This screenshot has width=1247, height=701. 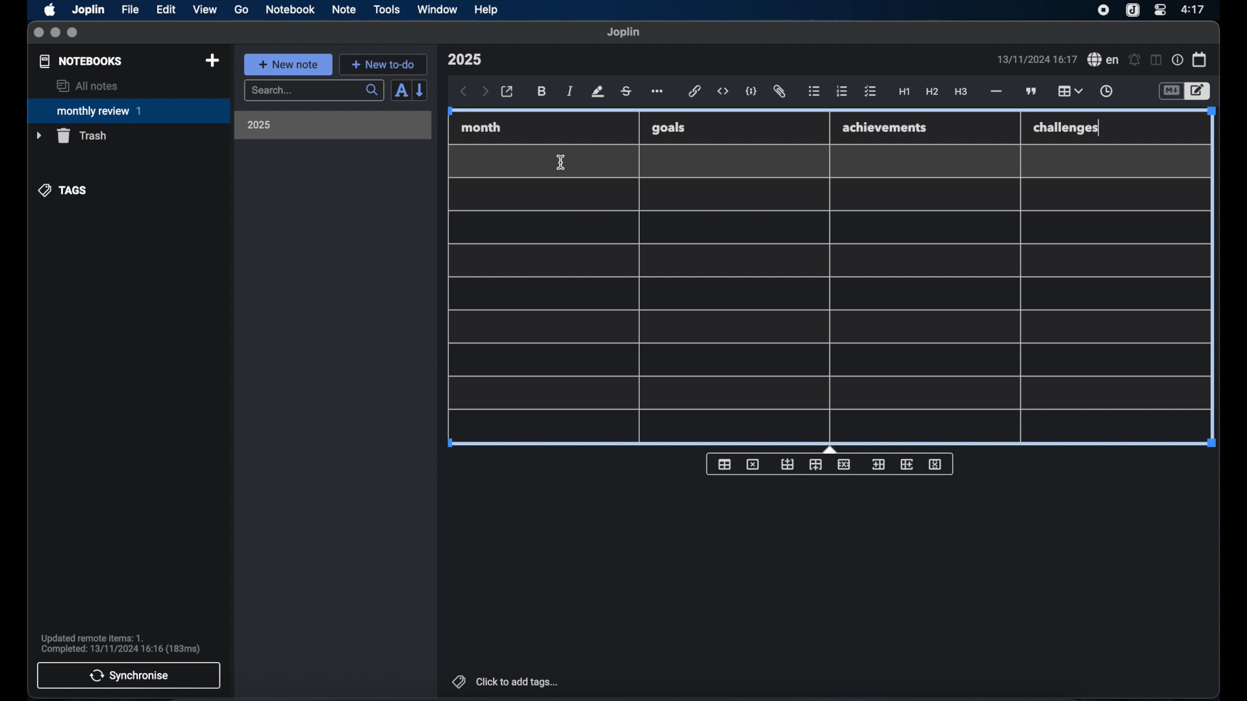 What do you see at coordinates (1037, 59) in the screenshot?
I see `date` at bounding box center [1037, 59].